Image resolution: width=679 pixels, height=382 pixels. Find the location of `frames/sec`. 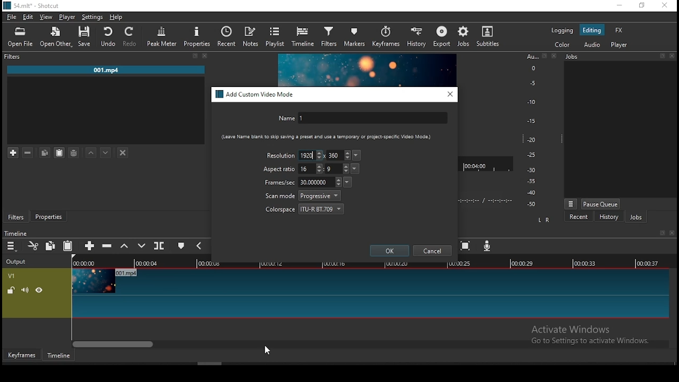

frames/sec is located at coordinates (302, 182).